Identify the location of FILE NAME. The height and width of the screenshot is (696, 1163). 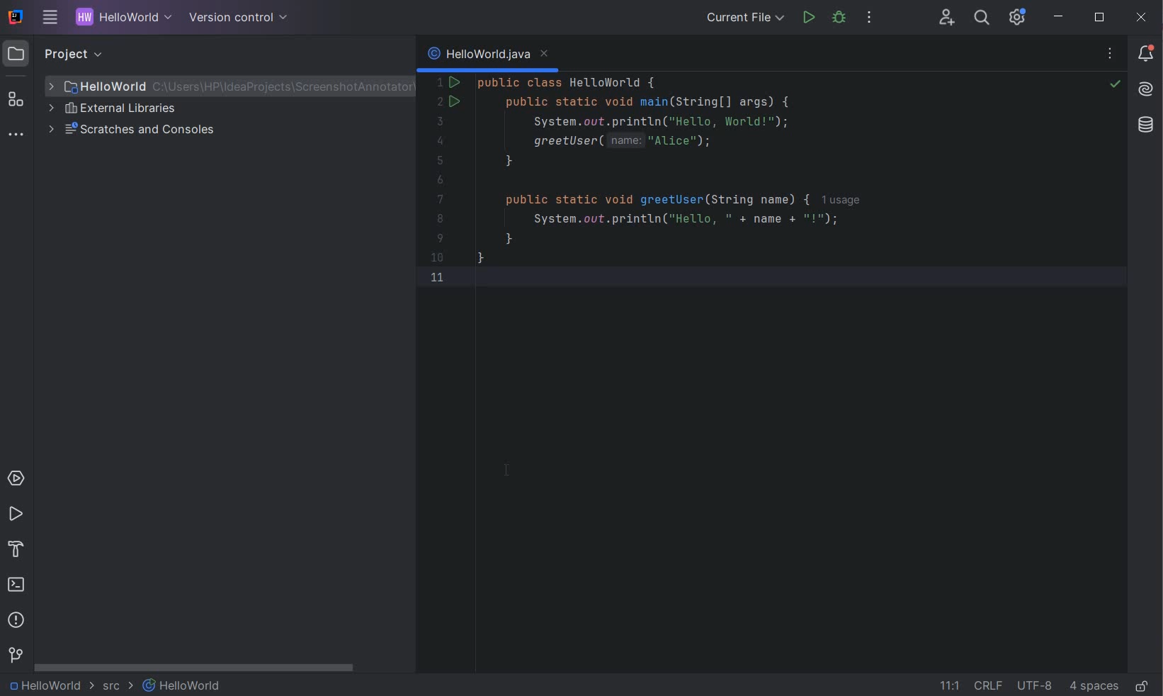
(224, 86).